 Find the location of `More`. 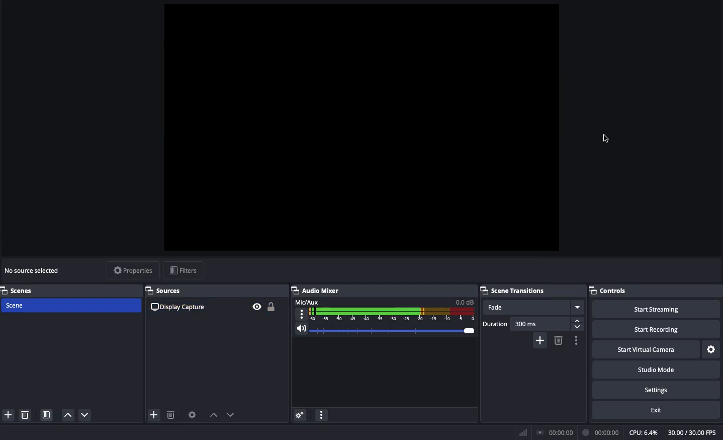

More is located at coordinates (321, 416).